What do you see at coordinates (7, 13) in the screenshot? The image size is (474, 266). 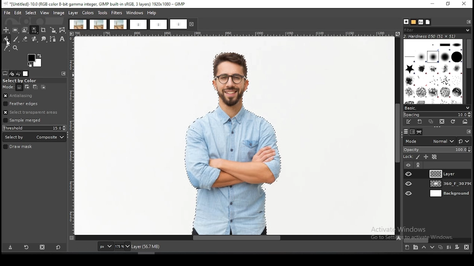 I see `file` at bounding box center [7, 13].